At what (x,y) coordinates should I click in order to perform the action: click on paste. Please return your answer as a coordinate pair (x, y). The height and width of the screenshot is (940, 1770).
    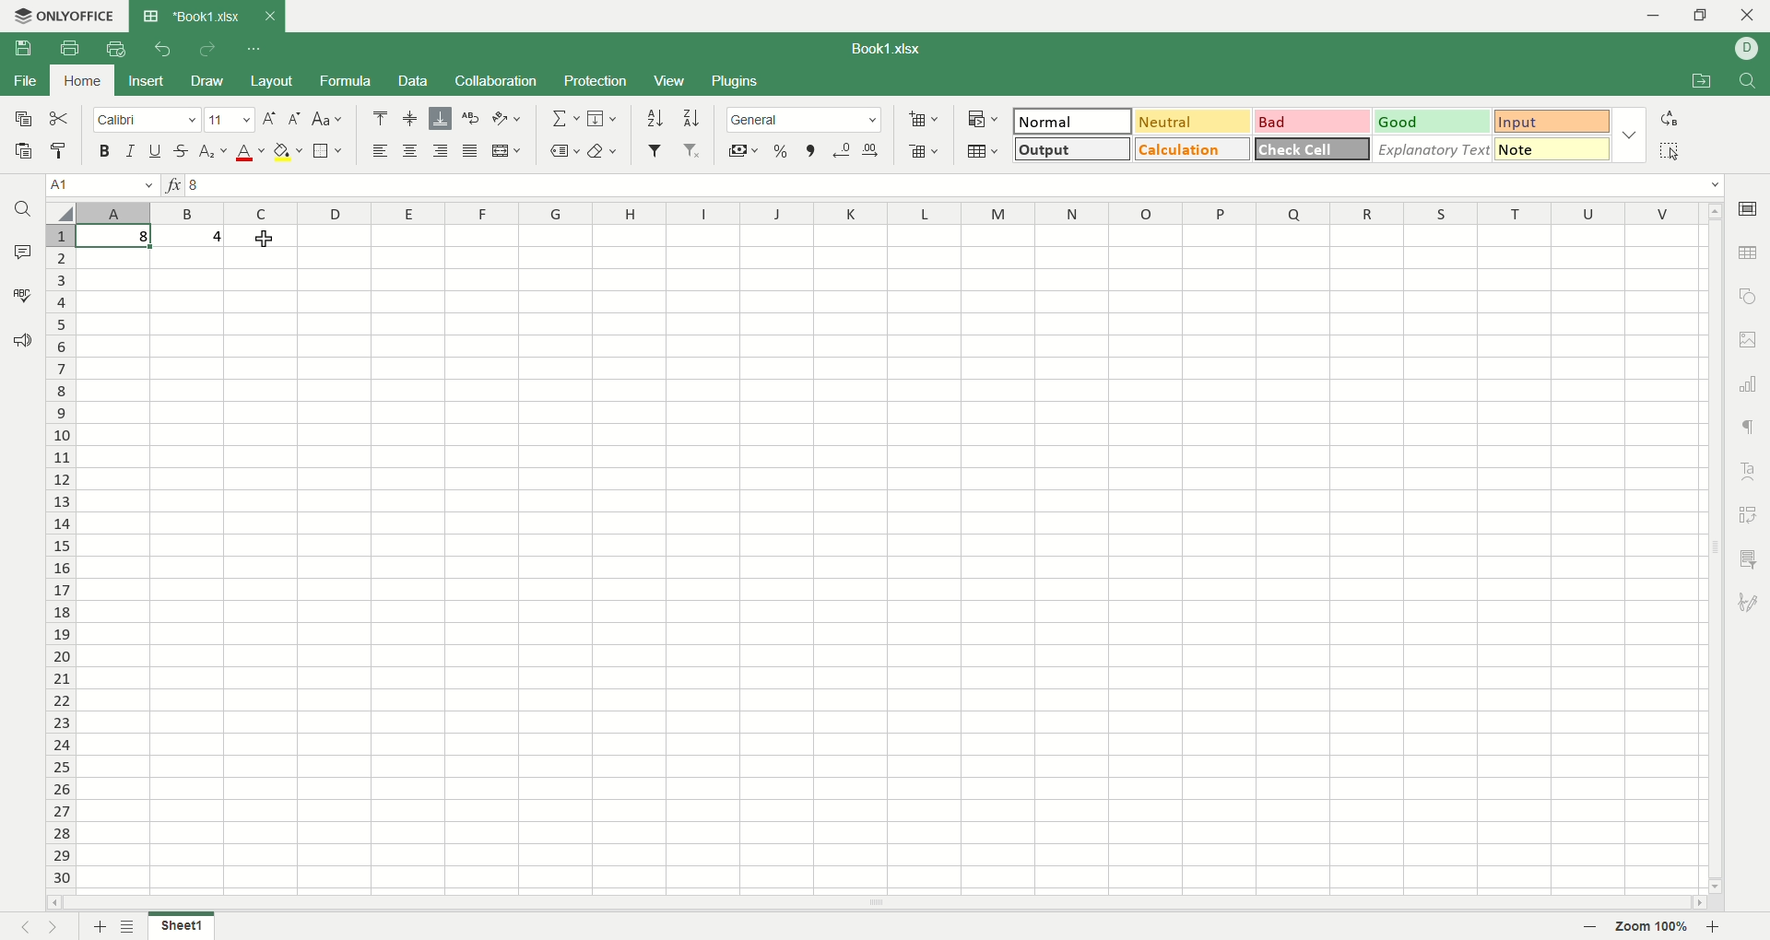
    Looking at the image, I should click on (23, 149).